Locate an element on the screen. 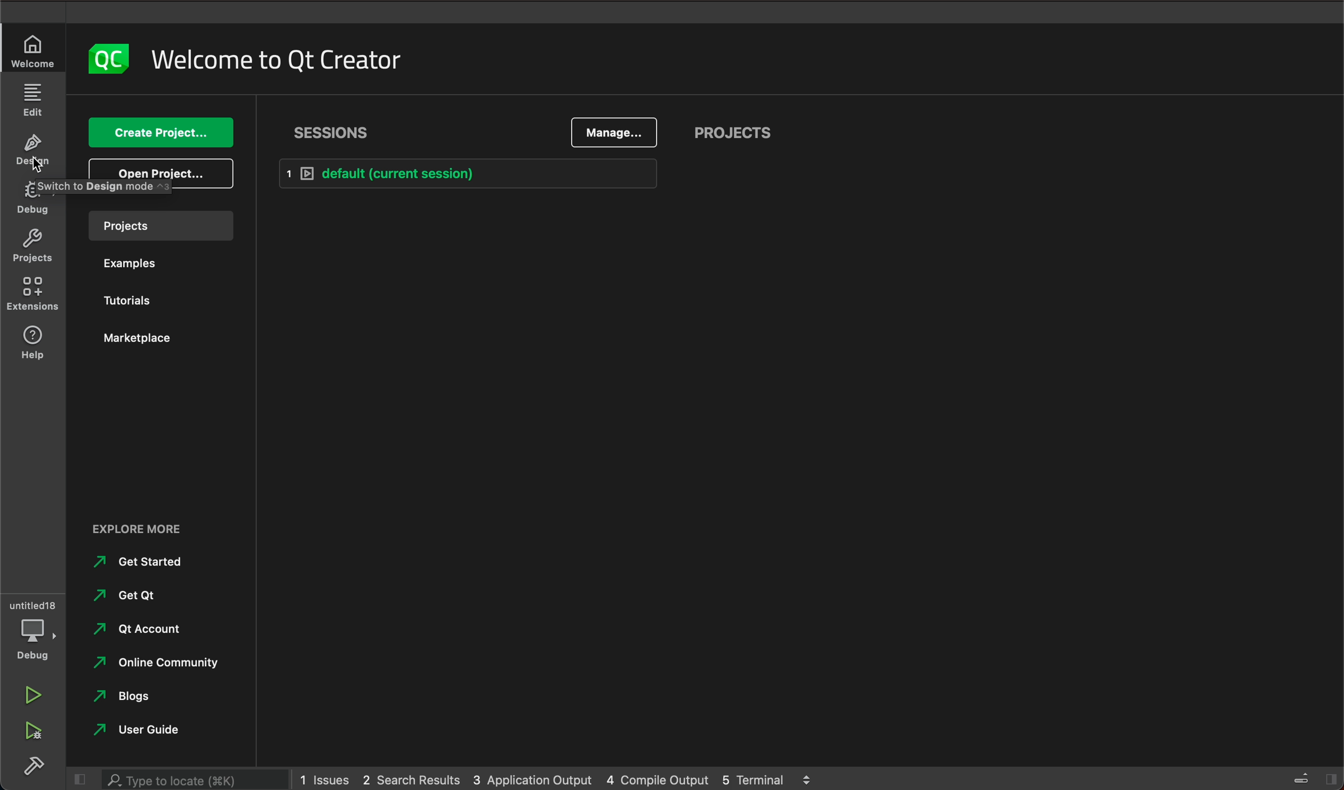  2 search results is located at coordinates (411, 778).